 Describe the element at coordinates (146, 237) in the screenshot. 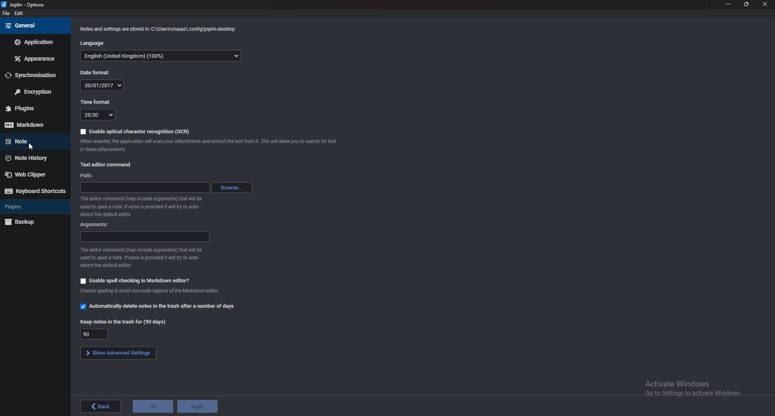

I see `Arguments` at that location.